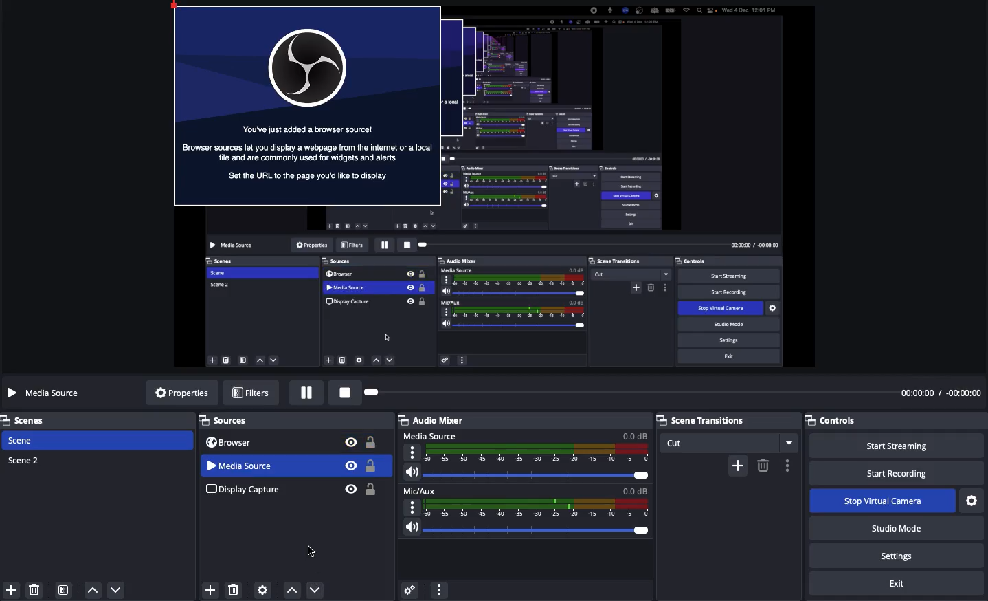 The width and height of the screenshot is (988, 601). I want to click on Scene filter, so click(64, 591).